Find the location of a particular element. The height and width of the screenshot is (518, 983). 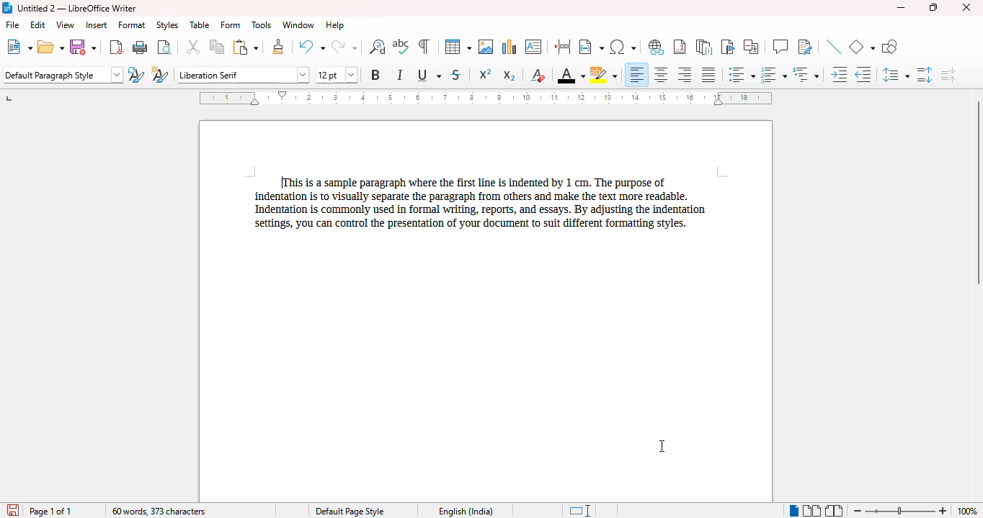

superscript is located at coordinates (485, 73).